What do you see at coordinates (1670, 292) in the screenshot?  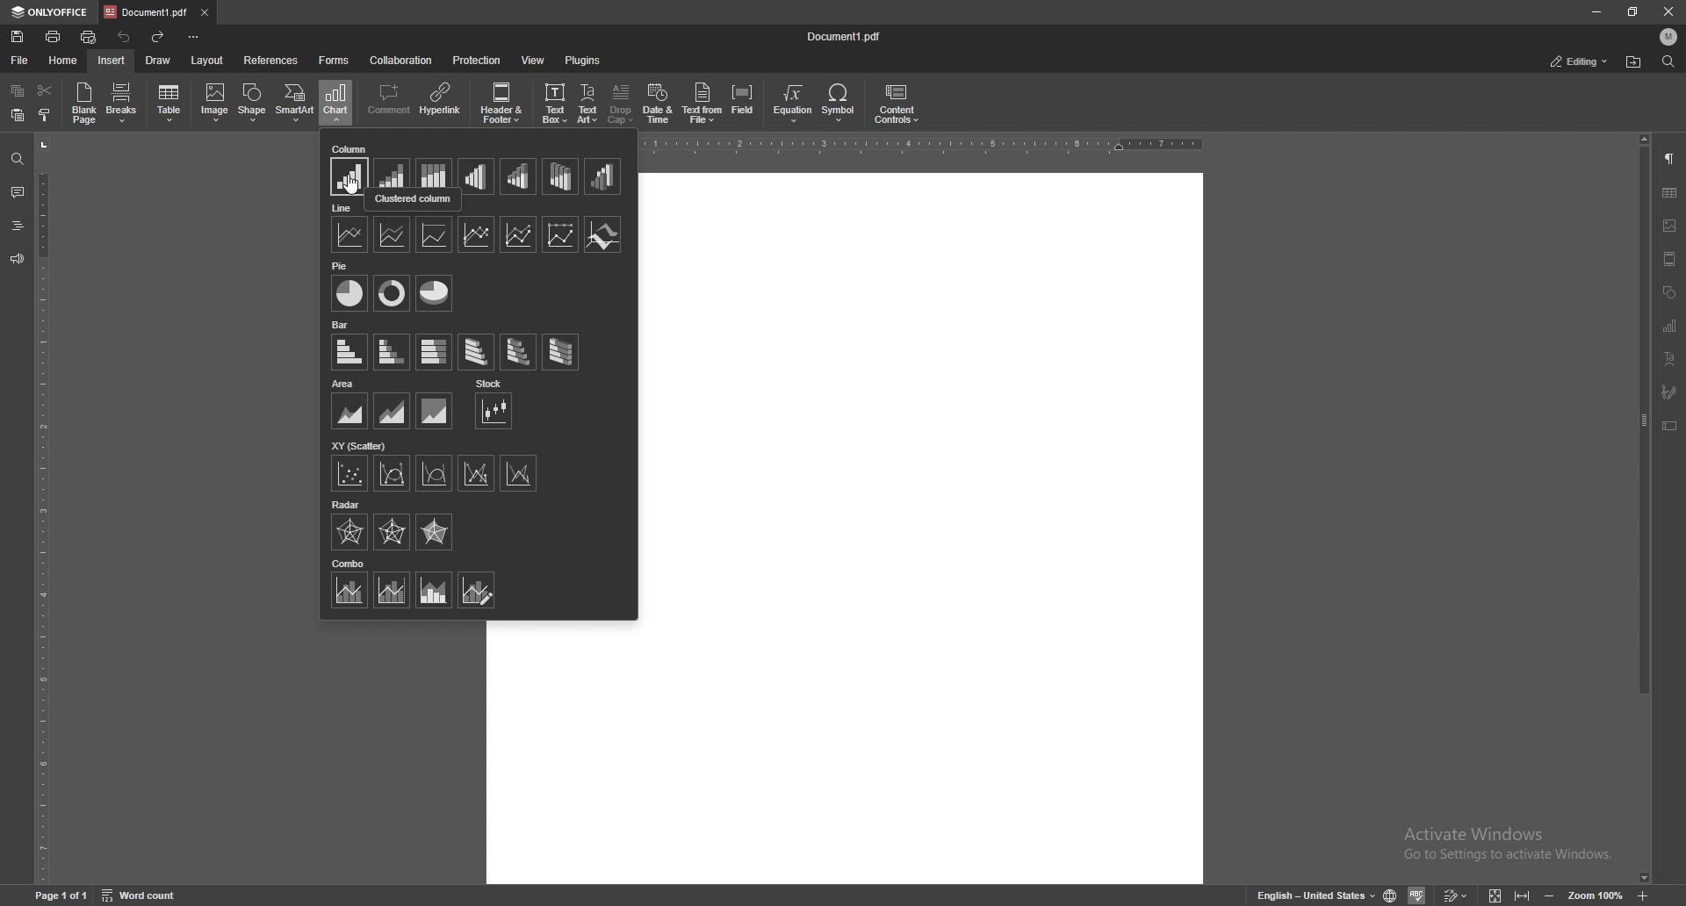 I see `shapes` at bounding box center [1670, 292].